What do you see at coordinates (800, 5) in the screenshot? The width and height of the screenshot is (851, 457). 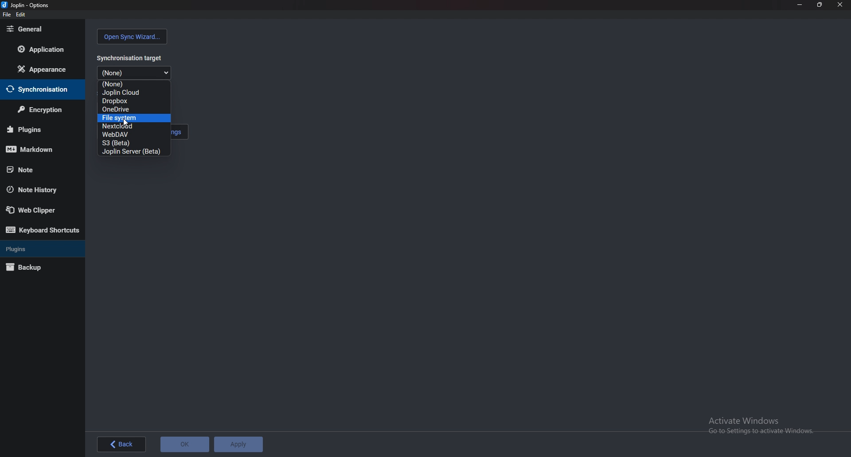 I see `Minimize` at bounding box center [800, 5].